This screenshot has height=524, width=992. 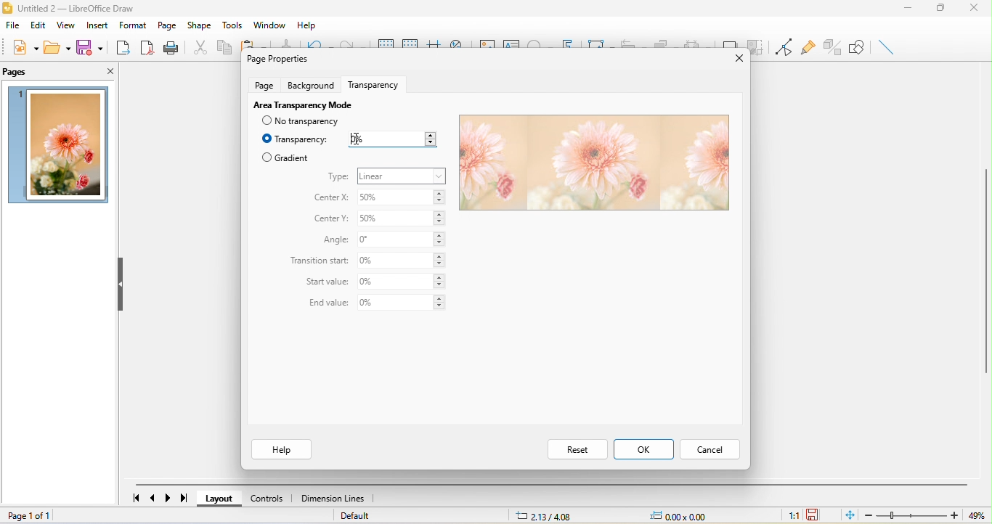 I want to click on edit, so click(x=39, y=25).